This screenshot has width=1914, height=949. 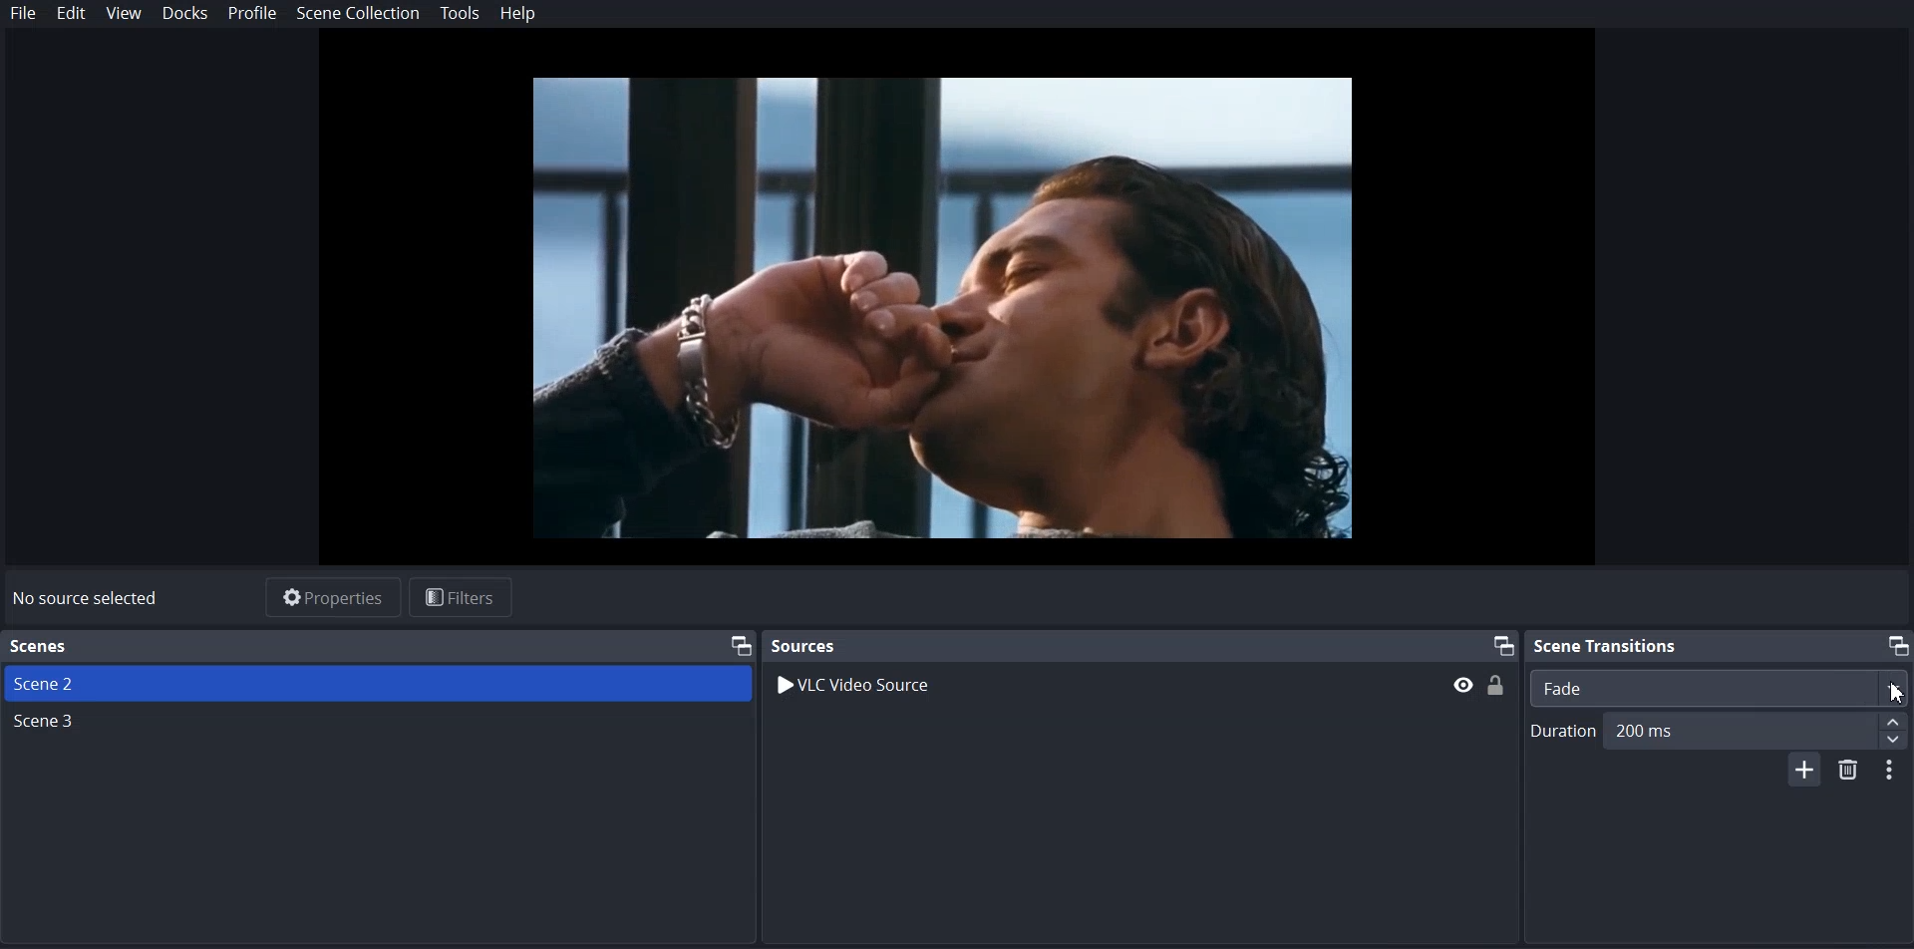 I want to click on Help, so click(x=516, y=15).